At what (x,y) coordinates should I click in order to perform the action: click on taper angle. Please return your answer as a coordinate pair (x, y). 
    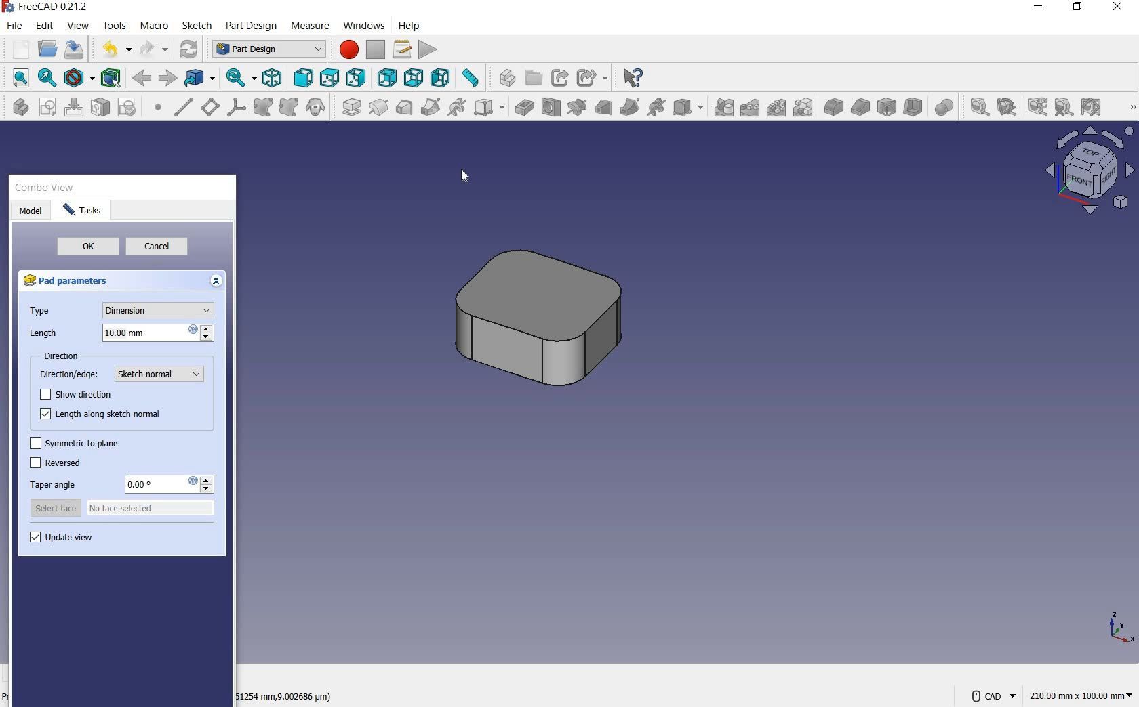
    Looking at the image, I should click on (120, 485).